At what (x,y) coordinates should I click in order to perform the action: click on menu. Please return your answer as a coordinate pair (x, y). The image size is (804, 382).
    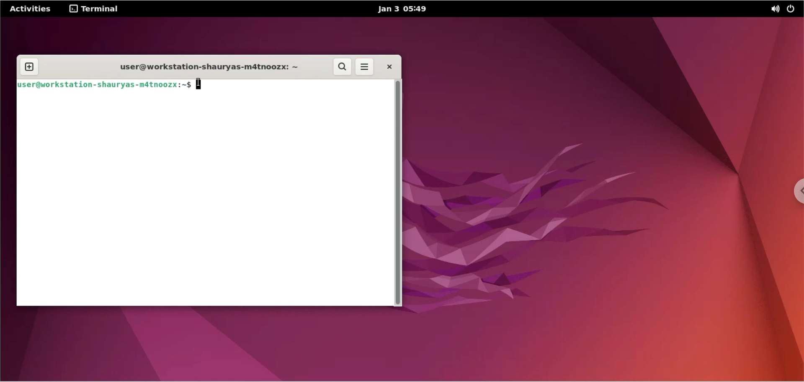
    Looking at the image, I should click on (365, 68).